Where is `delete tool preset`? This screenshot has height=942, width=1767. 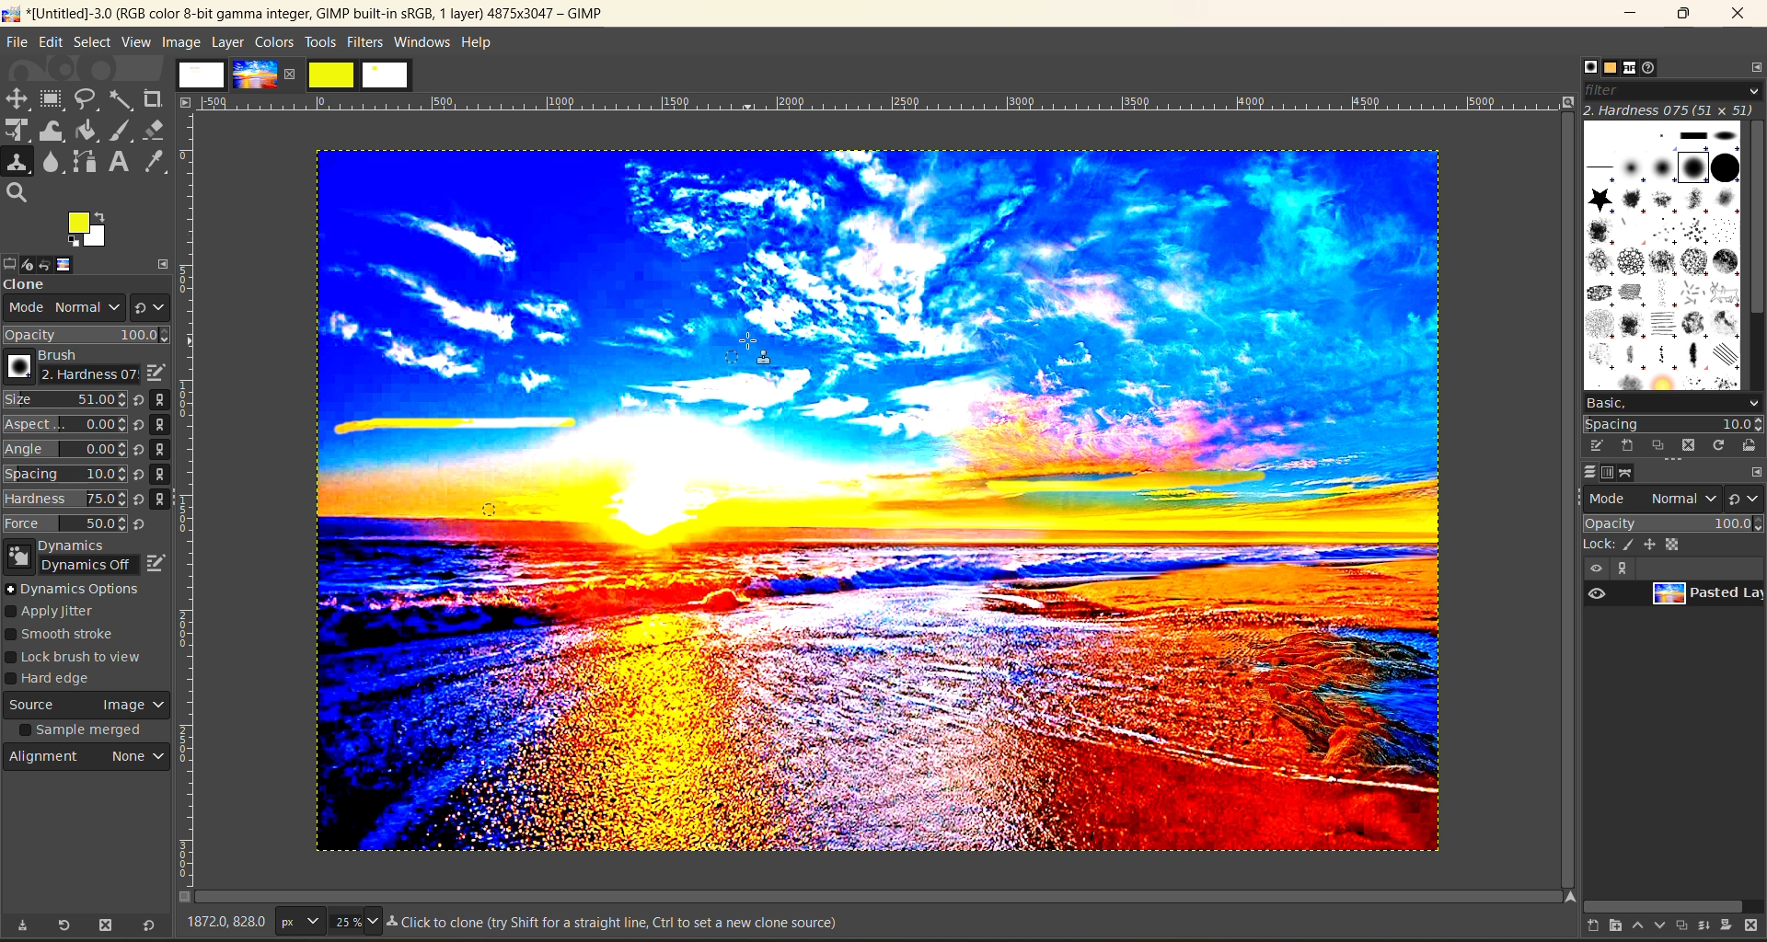 delete tool preset is located at coordinates (106, 926).